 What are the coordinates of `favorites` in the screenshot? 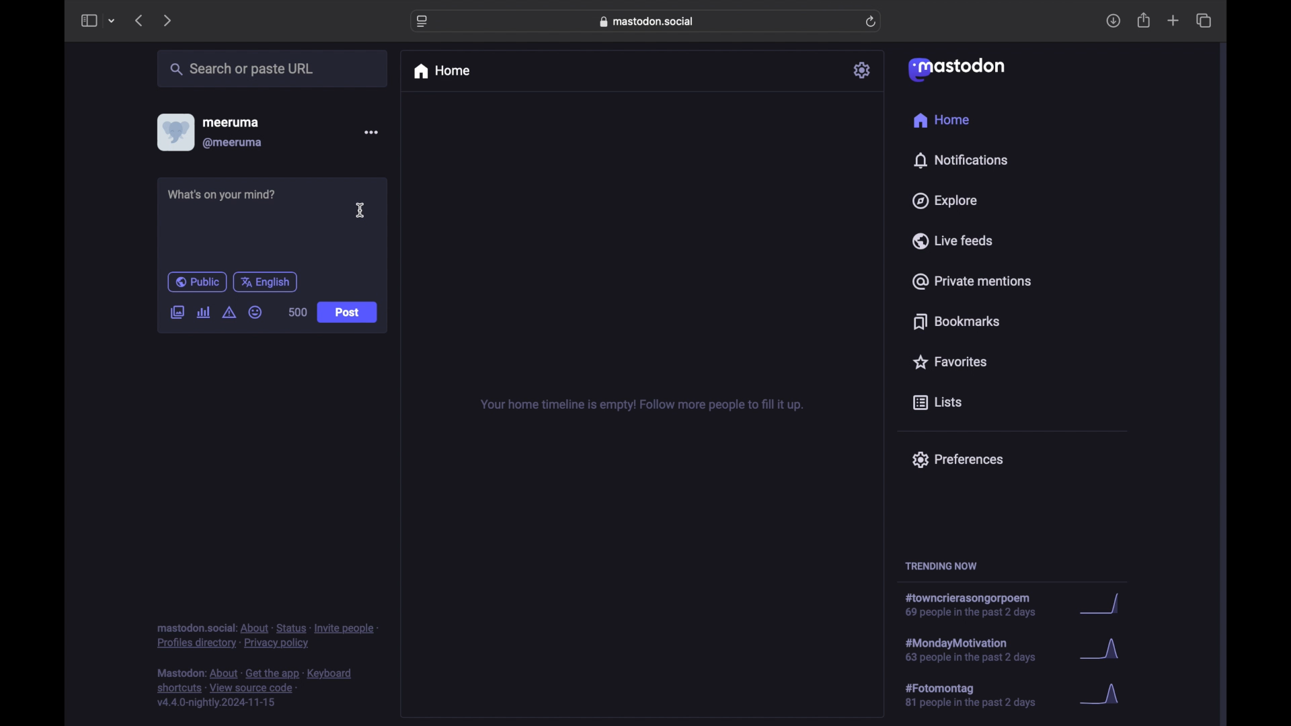 It's located at (949, 362).